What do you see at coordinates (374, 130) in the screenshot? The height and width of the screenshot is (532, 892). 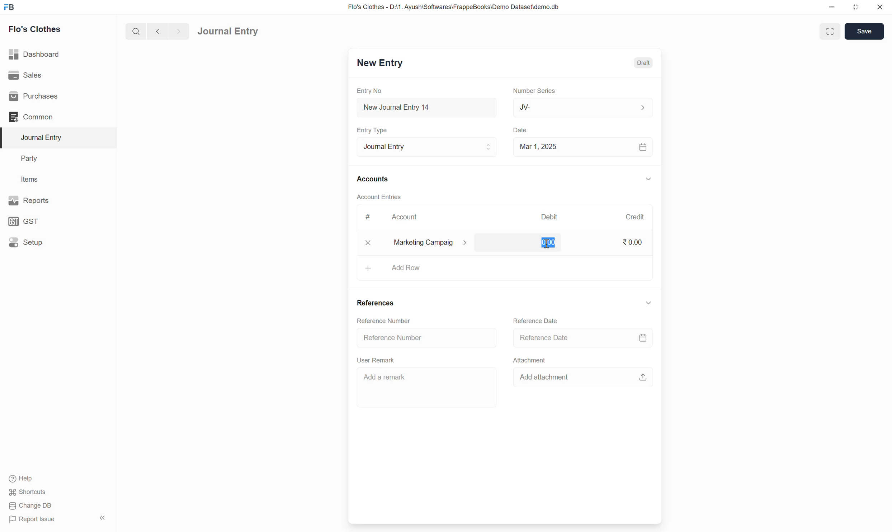 I see `Entry Type` at bounding box center [374, 130].